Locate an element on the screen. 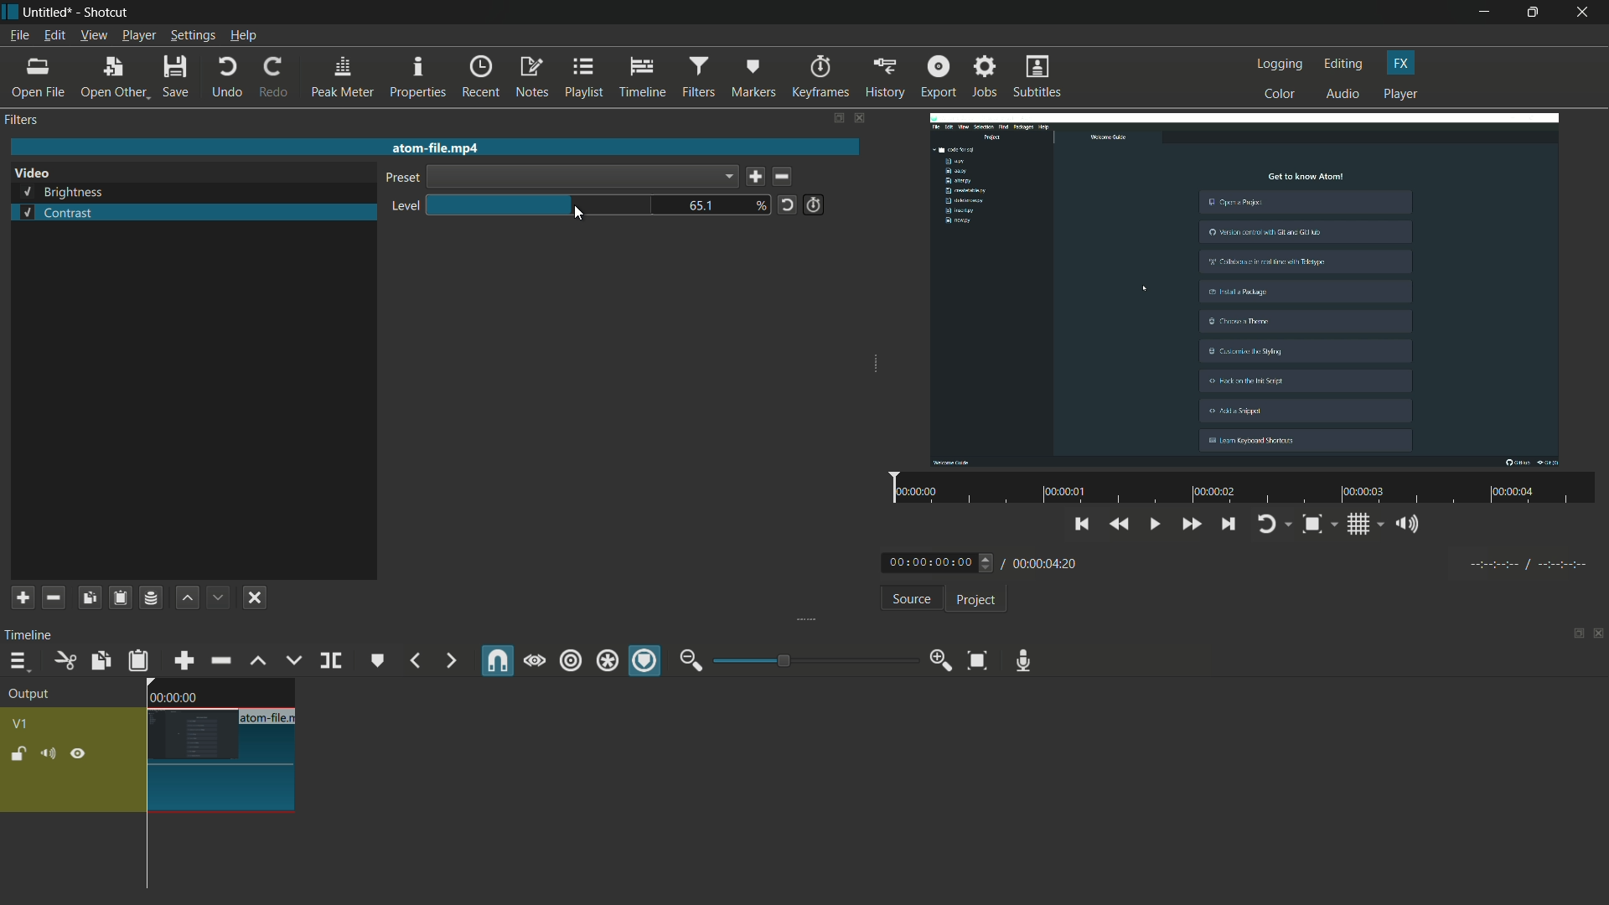  dropdown is located at coordinates (582, 177).